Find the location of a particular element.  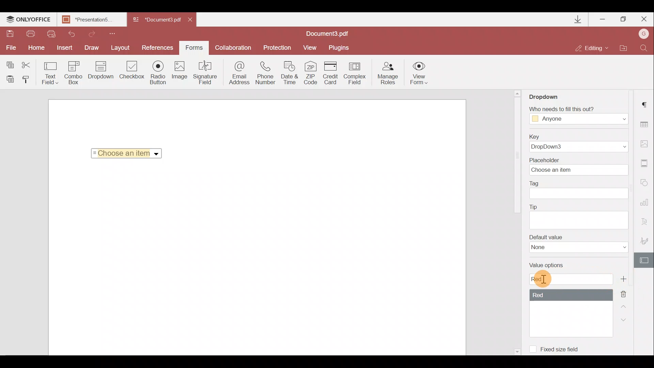

Customize quick access toolbar is located at coordinates (115, 33).